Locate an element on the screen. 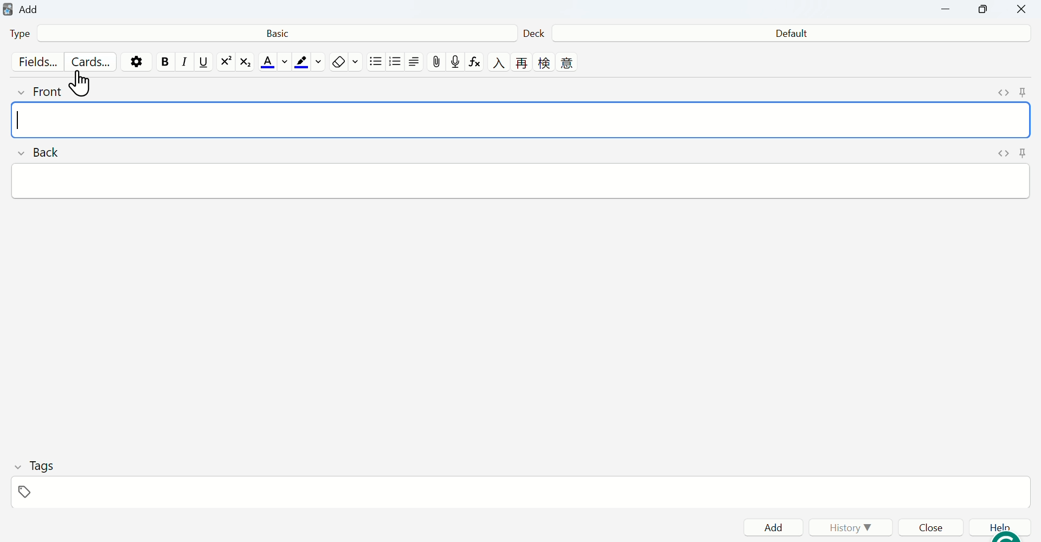  toggle sticky is located at coordinates (1023, 92).